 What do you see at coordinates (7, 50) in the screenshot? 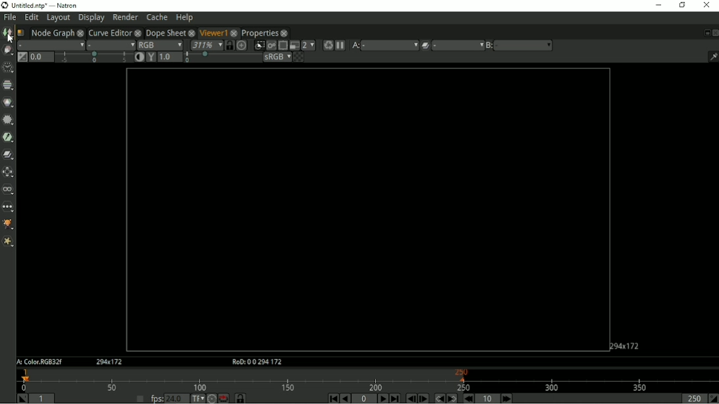
I see `Draw` at bounding box center [7, 50].